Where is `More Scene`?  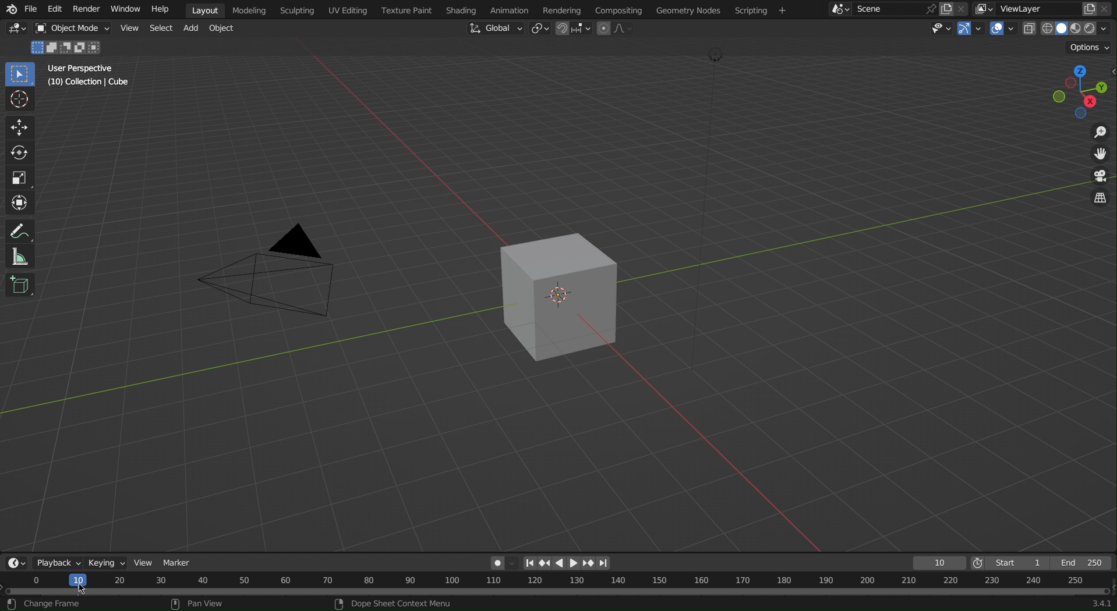
More Scene is located at coordinates (837, 9).